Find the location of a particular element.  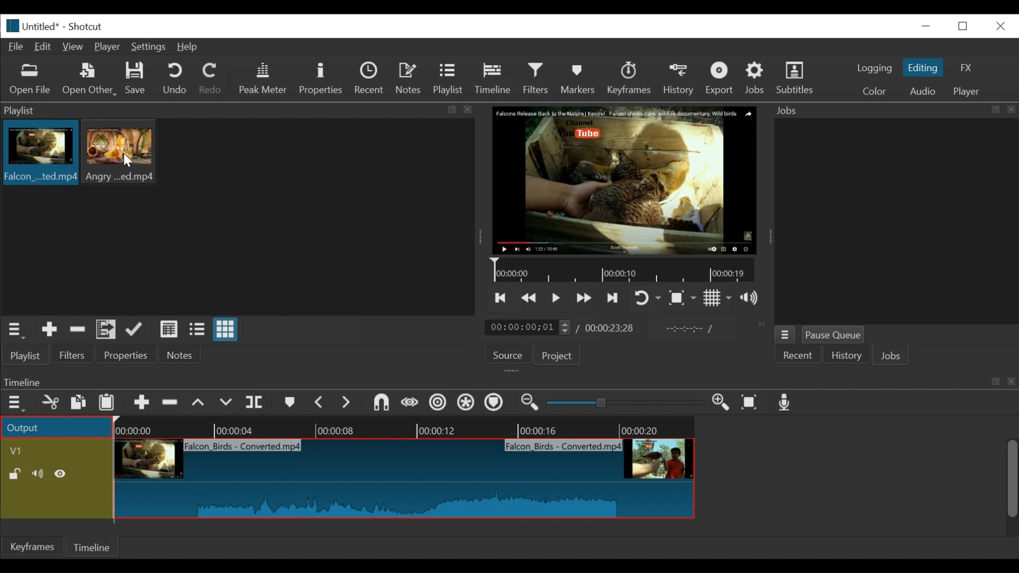

Hide is located at coordinates (63, 474).